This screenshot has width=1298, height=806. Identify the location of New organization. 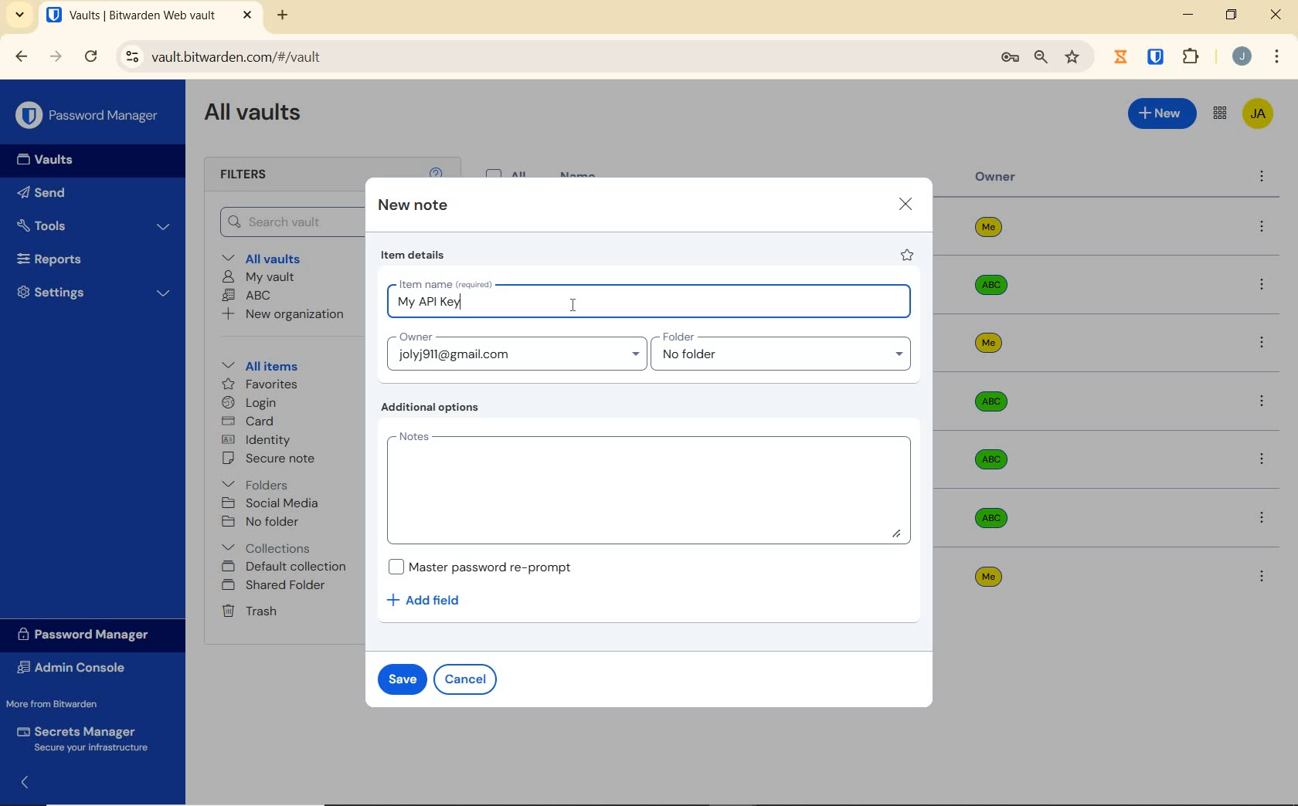
(288, 317).